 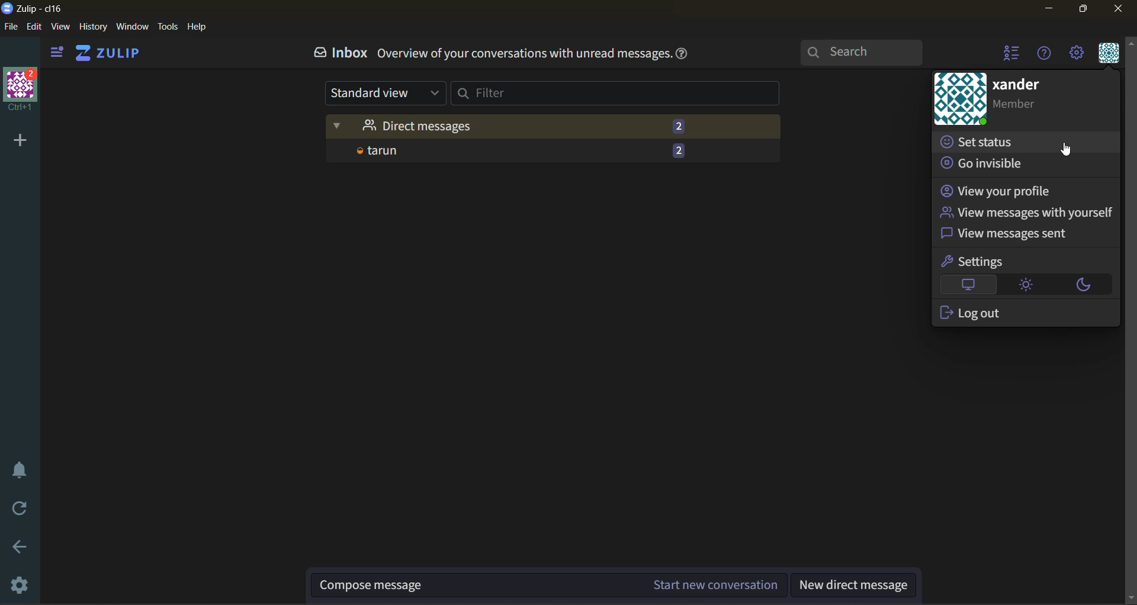 I want to click on automatic theme, so click(x=969, y=285).